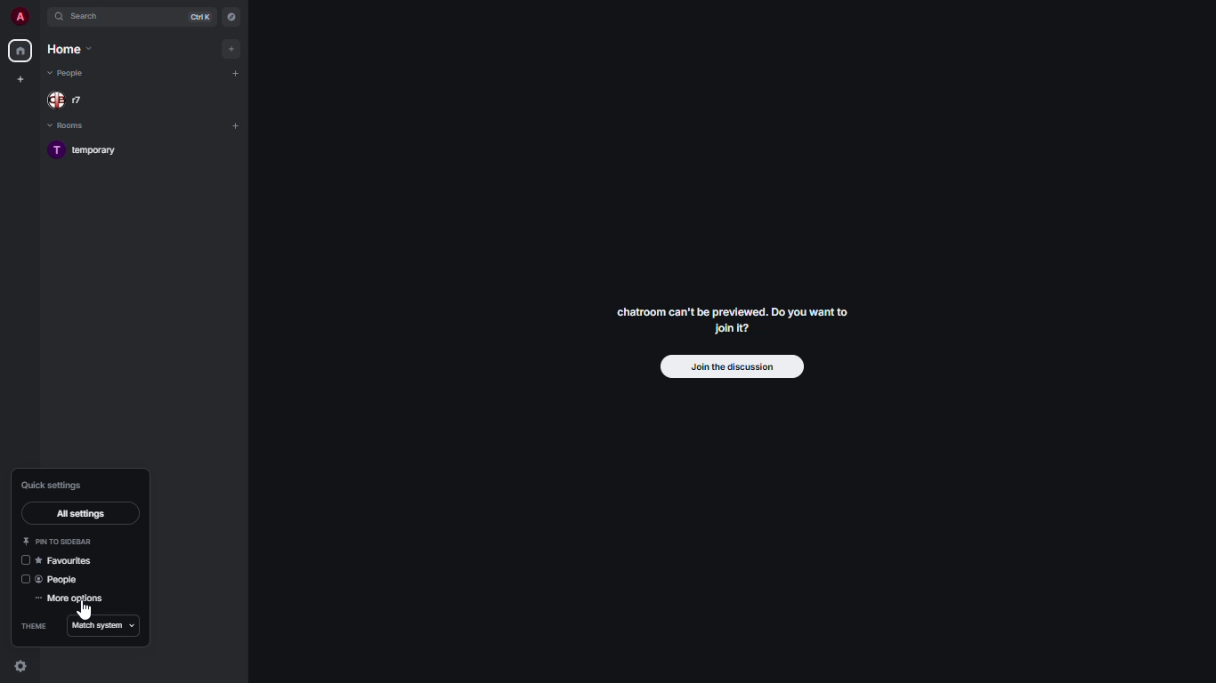 This screenshot has height=683, width=1216. What do you see at coordinates (20, 51) in the screenshot?
I see `home` at bounding box center [20, 51].